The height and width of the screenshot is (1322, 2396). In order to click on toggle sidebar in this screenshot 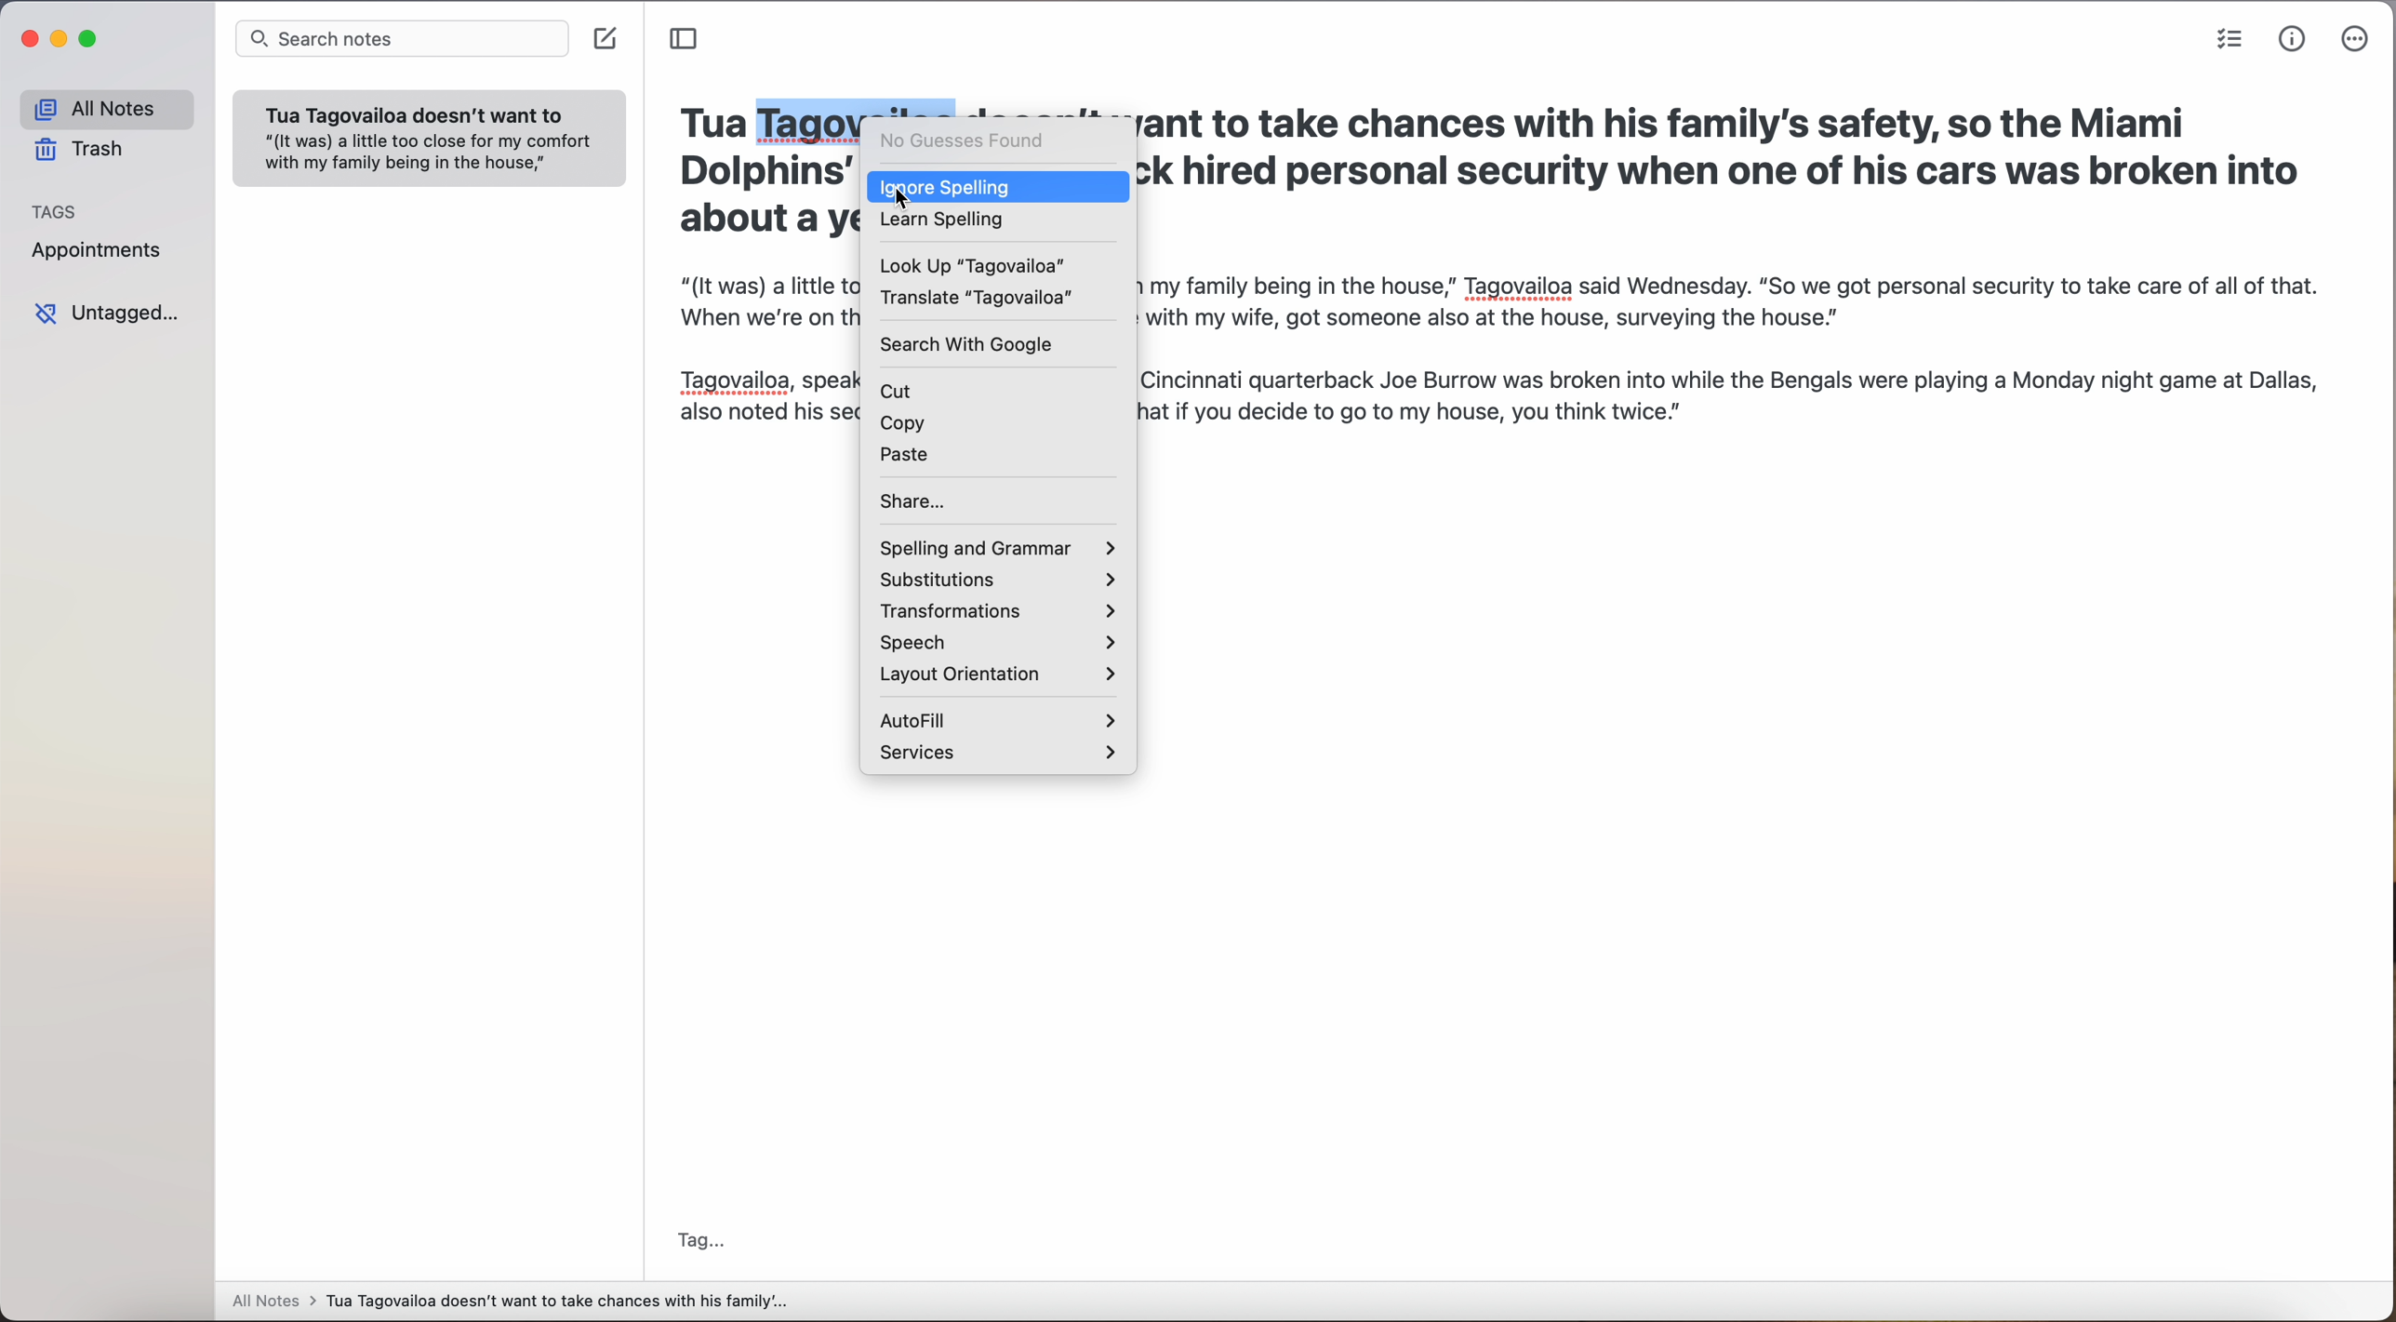, I will do `click(690, 40)`.